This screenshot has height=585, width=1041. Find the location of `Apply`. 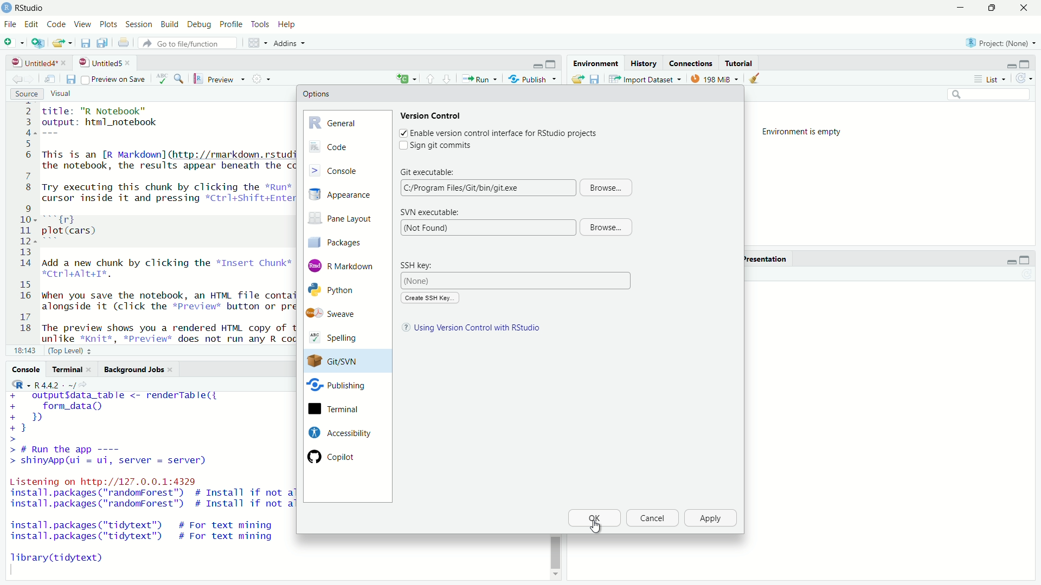

Apply is located at coordinates (711, 518).